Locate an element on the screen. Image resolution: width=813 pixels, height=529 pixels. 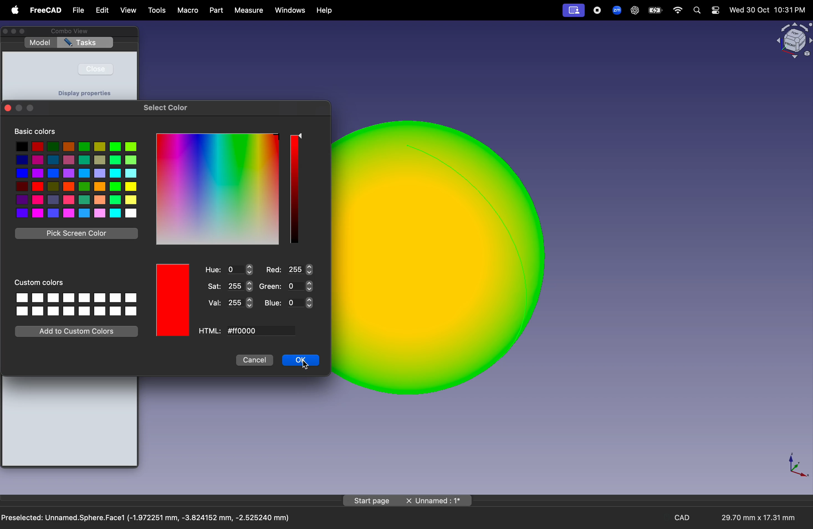
part is located at coordinates (216, 10).